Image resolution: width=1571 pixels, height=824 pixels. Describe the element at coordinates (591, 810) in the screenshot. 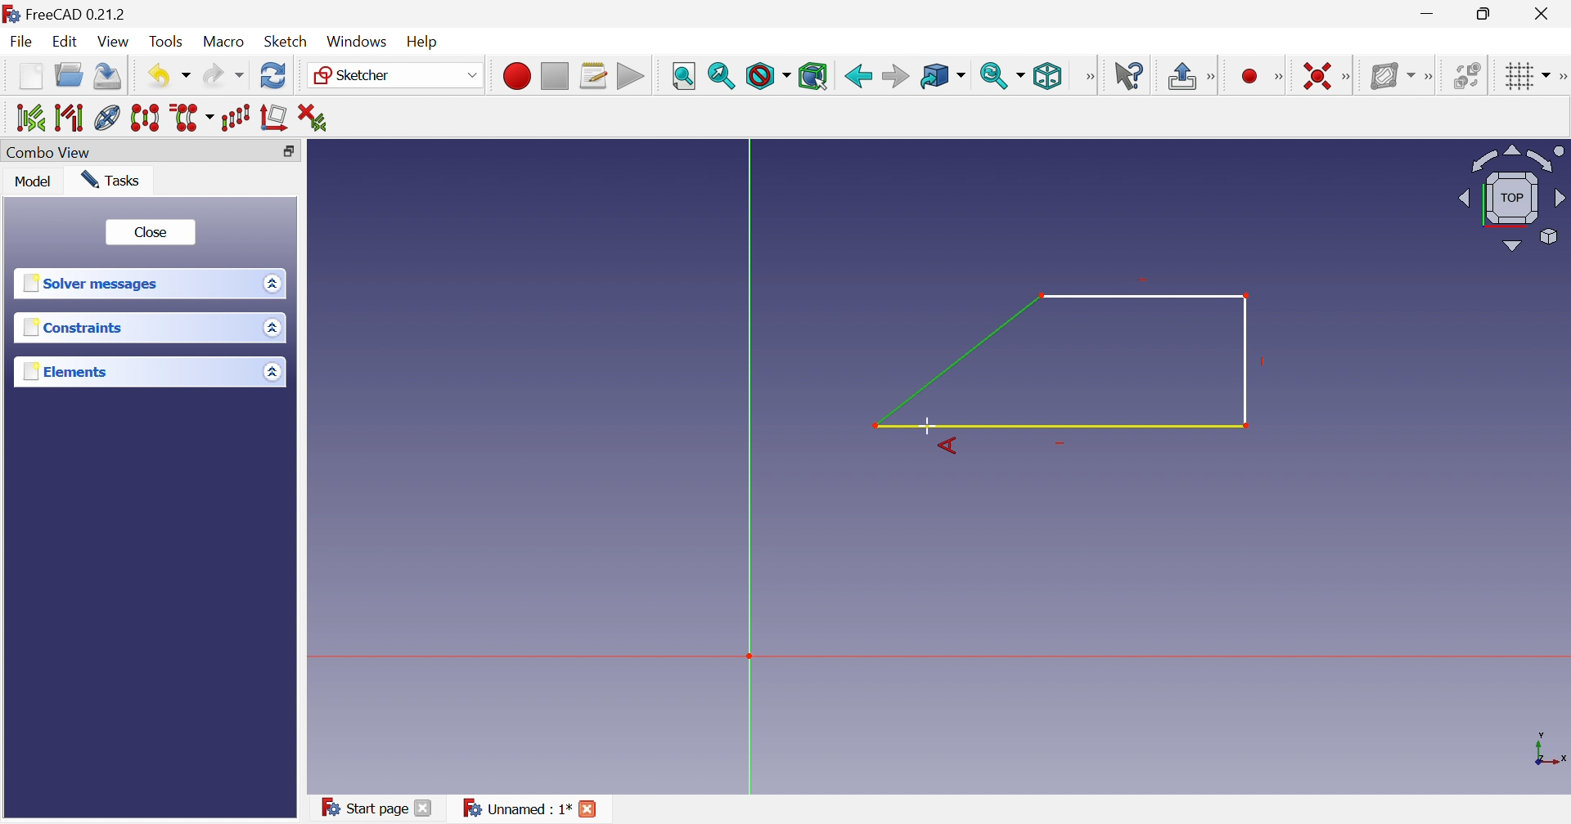

I see `Close` at that location.